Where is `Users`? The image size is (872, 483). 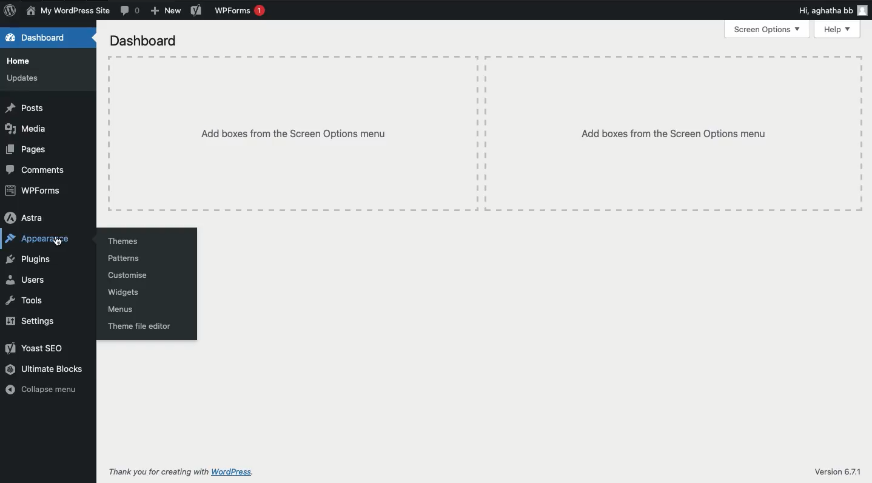
Users is located at coordinates (25, 280).